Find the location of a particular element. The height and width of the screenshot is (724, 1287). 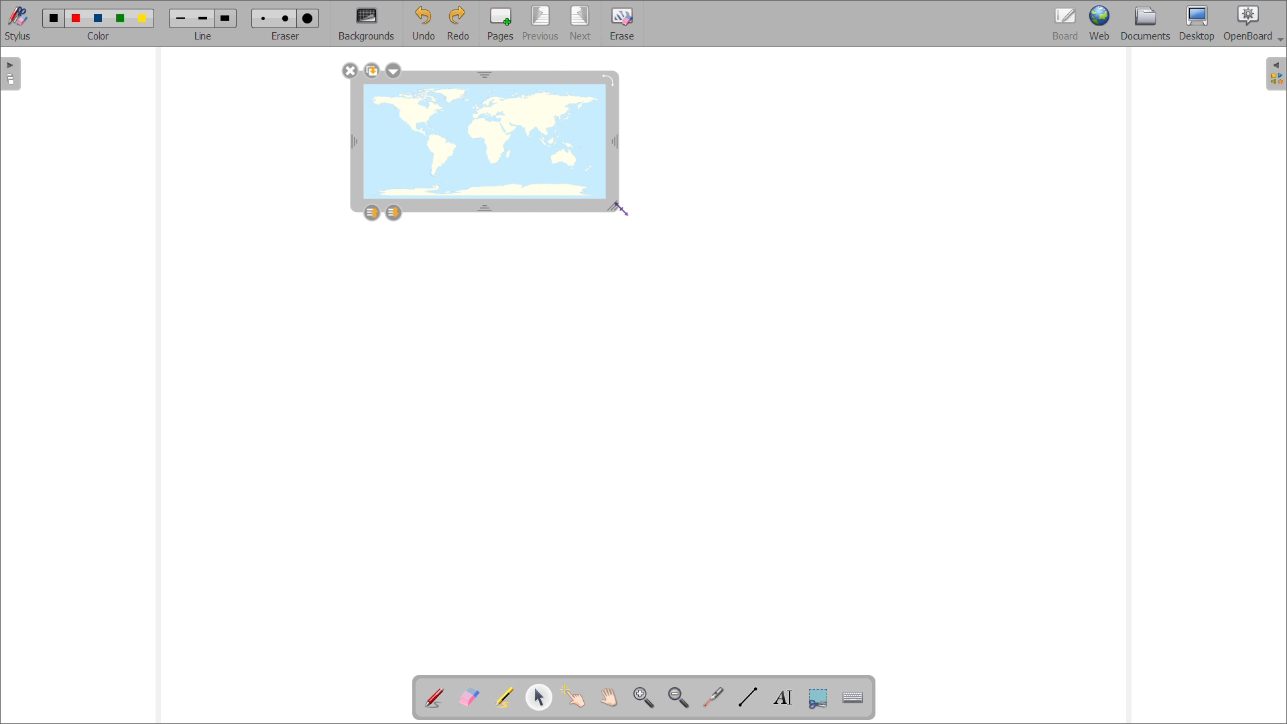

green is located at coordinates (121, 19).